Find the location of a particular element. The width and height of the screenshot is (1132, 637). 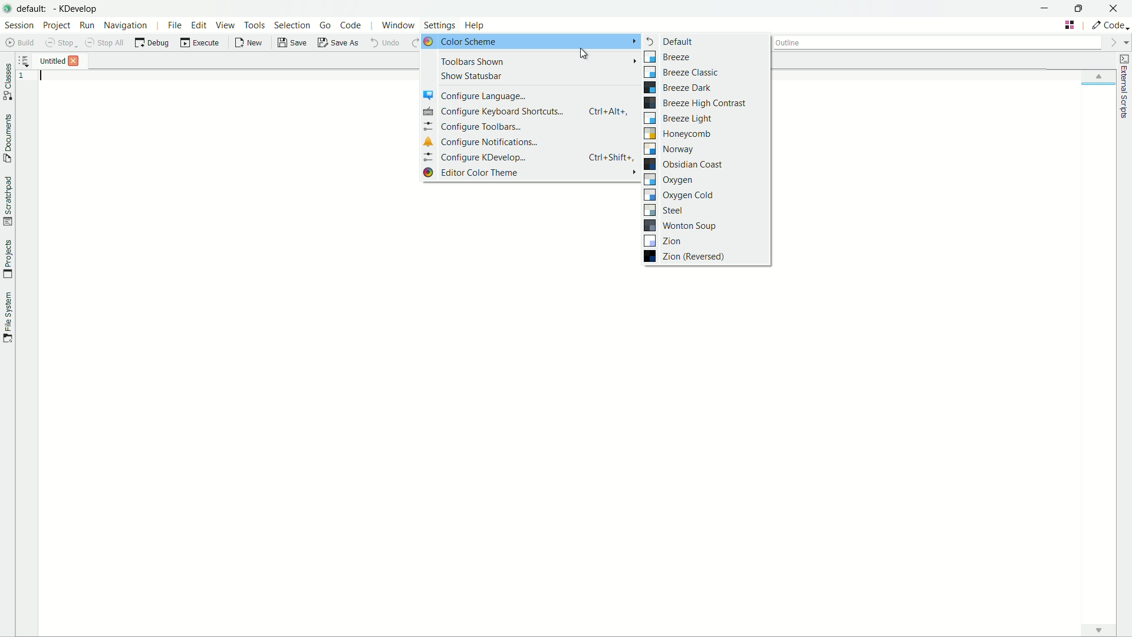

obsidian coast is located at coordinates (686, 164).